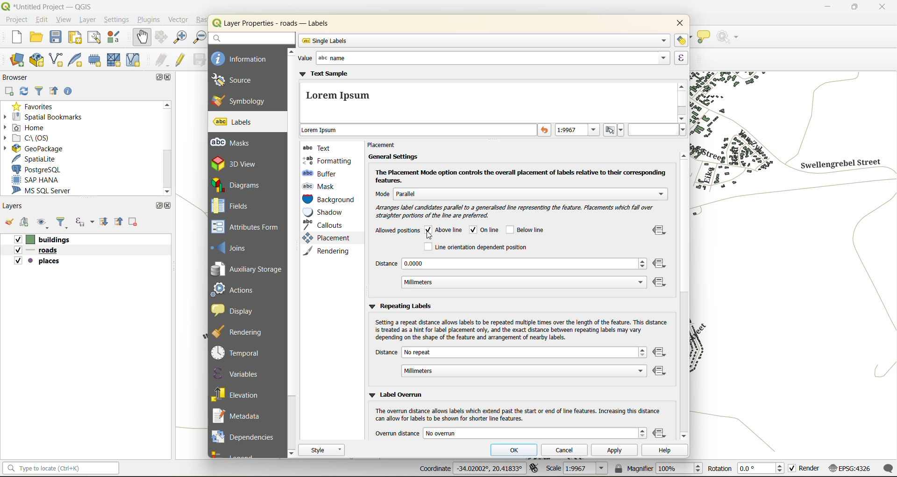 The image size is (897, 477). What do you see at coordinates (36, 180) in the screenshot?
I see `sap hana` at bounding box center [36, 180].